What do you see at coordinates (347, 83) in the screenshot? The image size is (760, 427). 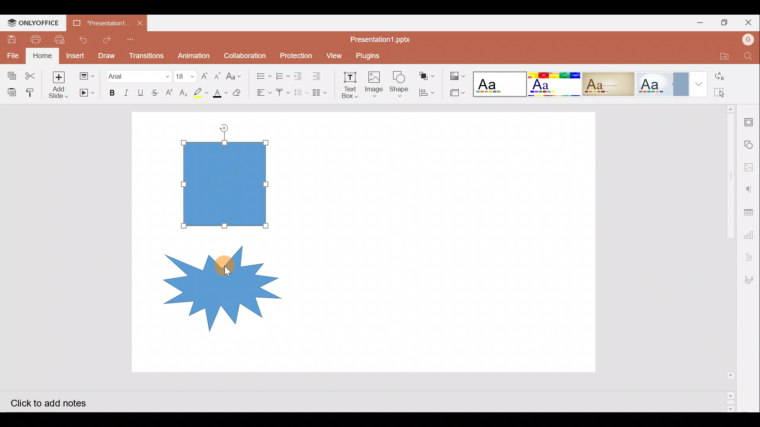 I see `Insert text box` at bounding box center [347, 83].